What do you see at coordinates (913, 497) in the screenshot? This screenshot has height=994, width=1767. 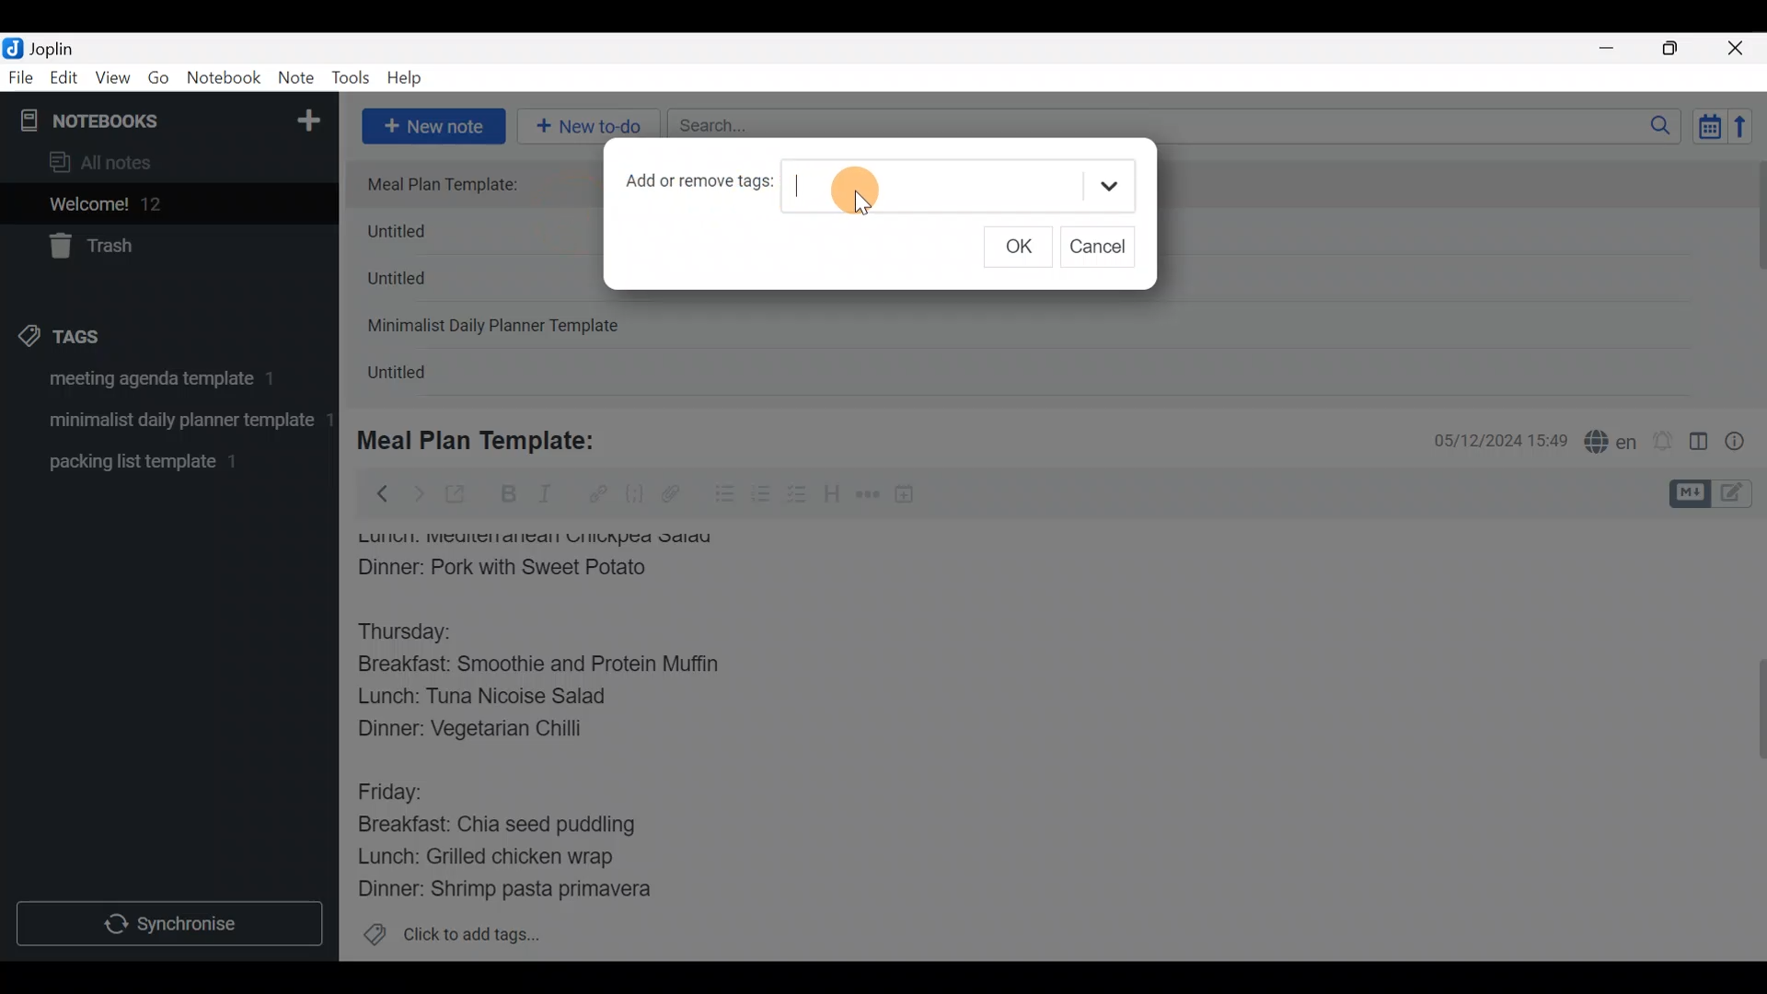 I see `Insert time` at bounding box center [913, 497].